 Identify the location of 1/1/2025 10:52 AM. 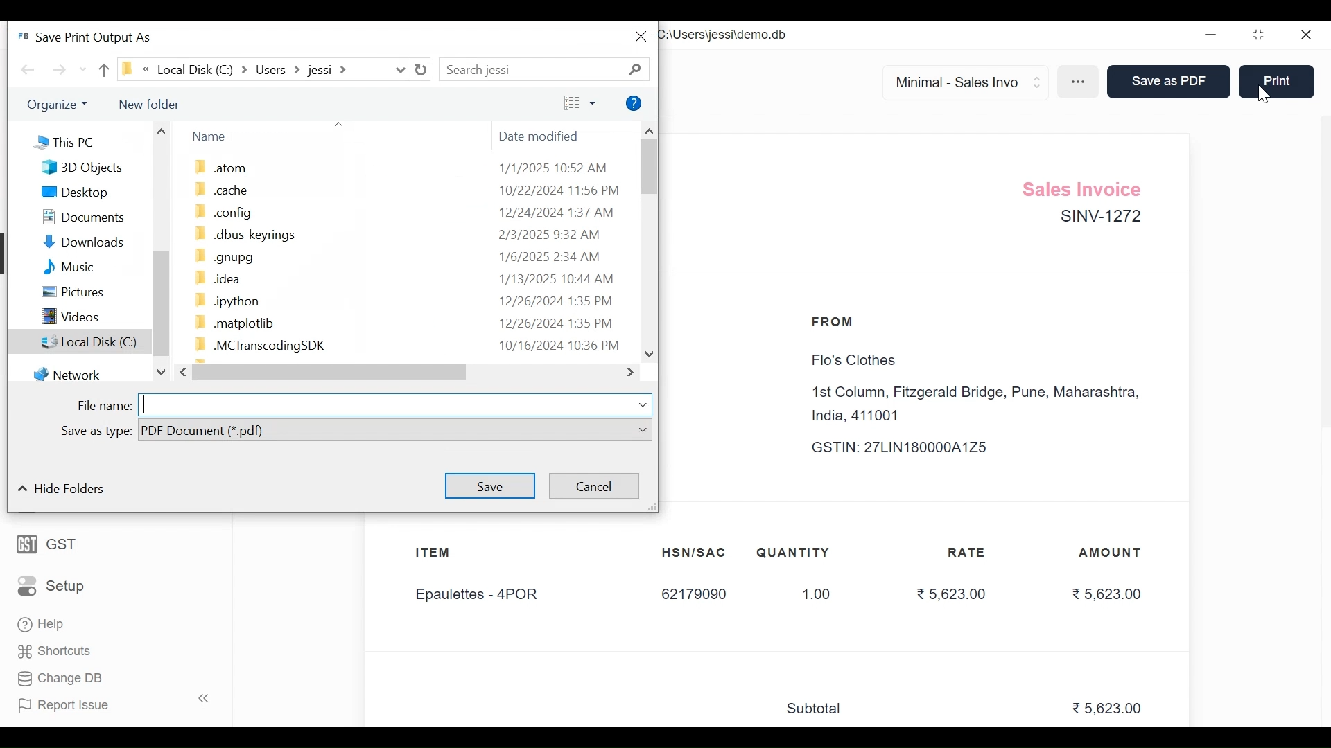
(555, 167).